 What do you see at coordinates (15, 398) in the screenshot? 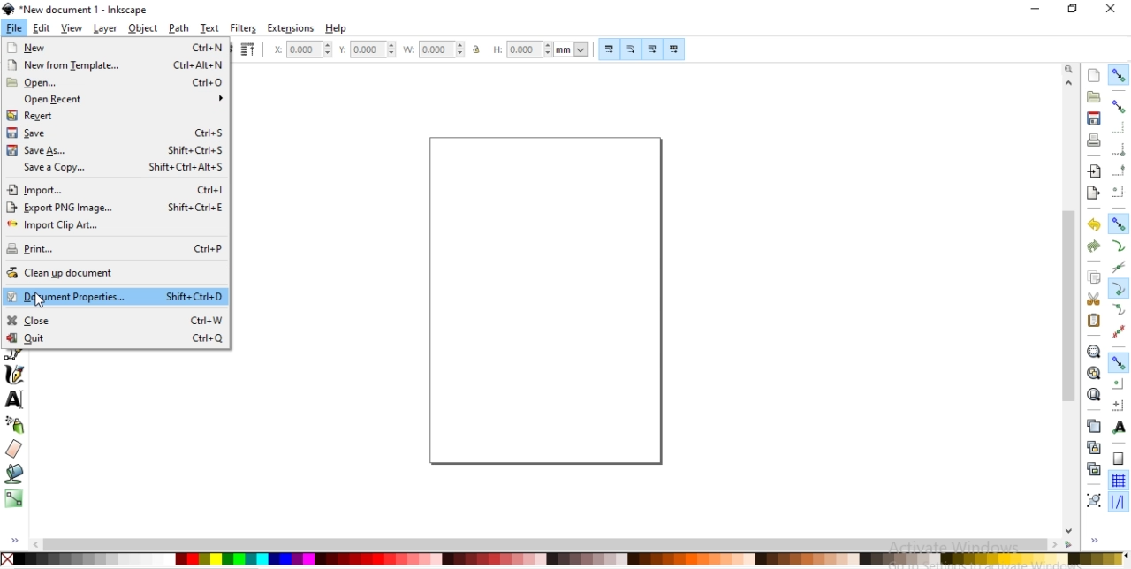
I see `create or edit text objects` at bounding box center [15, 398].